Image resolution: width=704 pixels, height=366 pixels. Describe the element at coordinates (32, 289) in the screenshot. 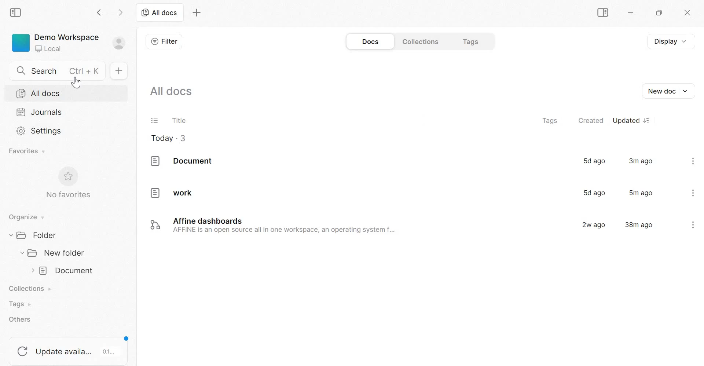

I see `Collections` at that location.